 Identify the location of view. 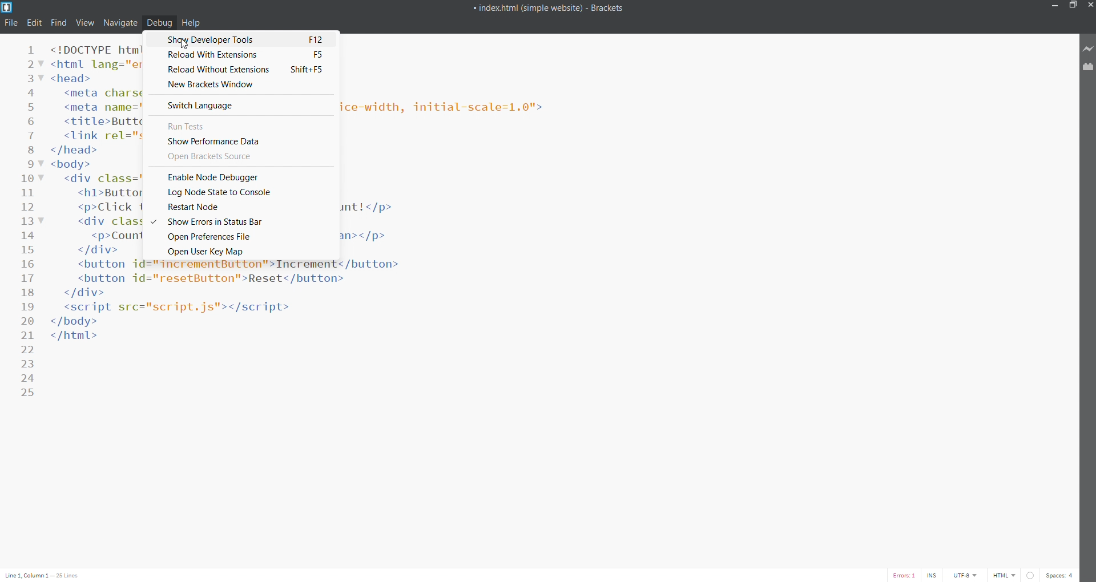
(87, 23).